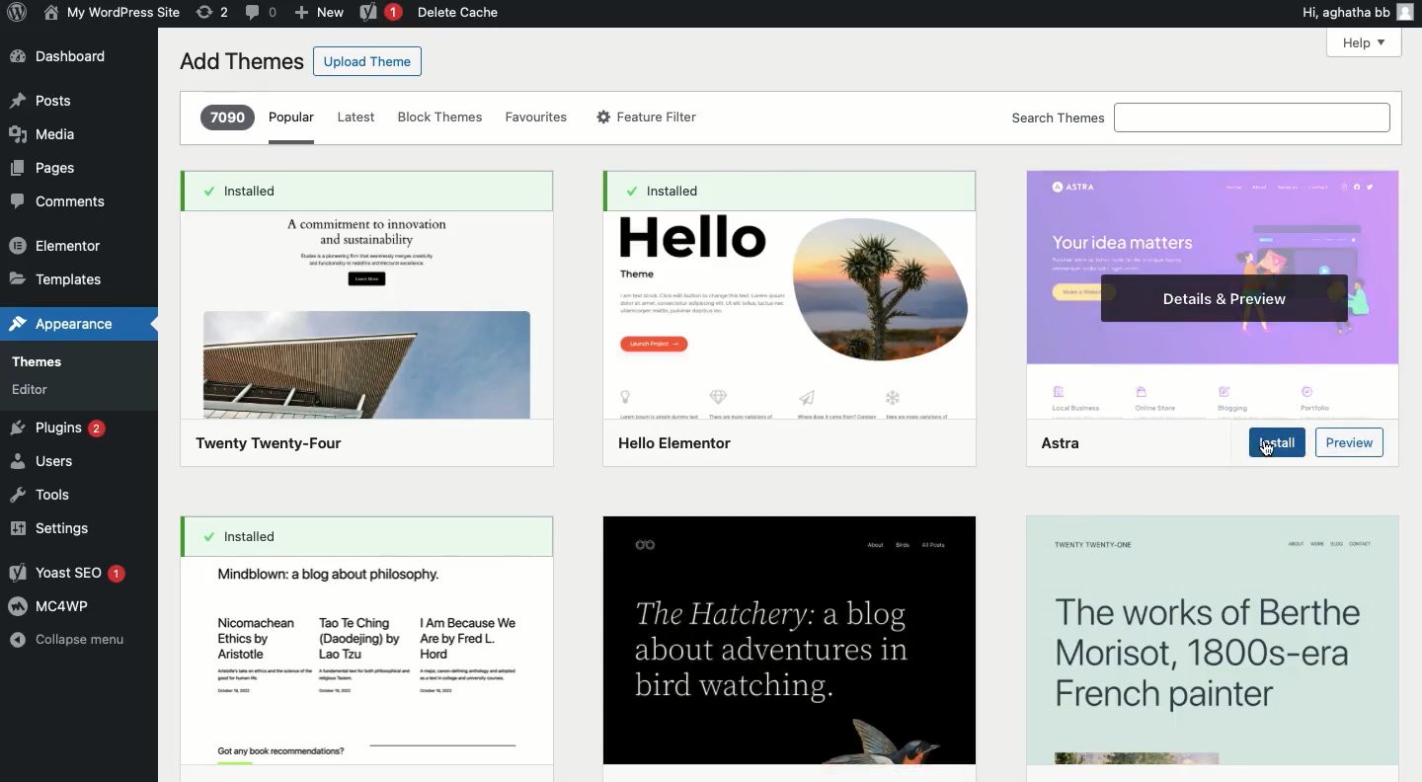 The height and width of the screenshot is (782, 1422). I want to click on Collapse menu, so click(70, 640).